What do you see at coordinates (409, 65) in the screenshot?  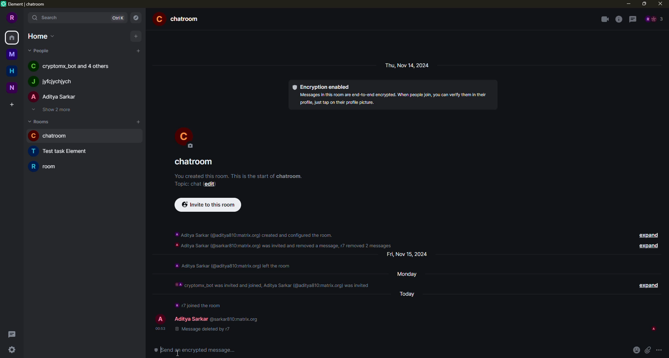 I see `day` at bounding box center [409, 65].